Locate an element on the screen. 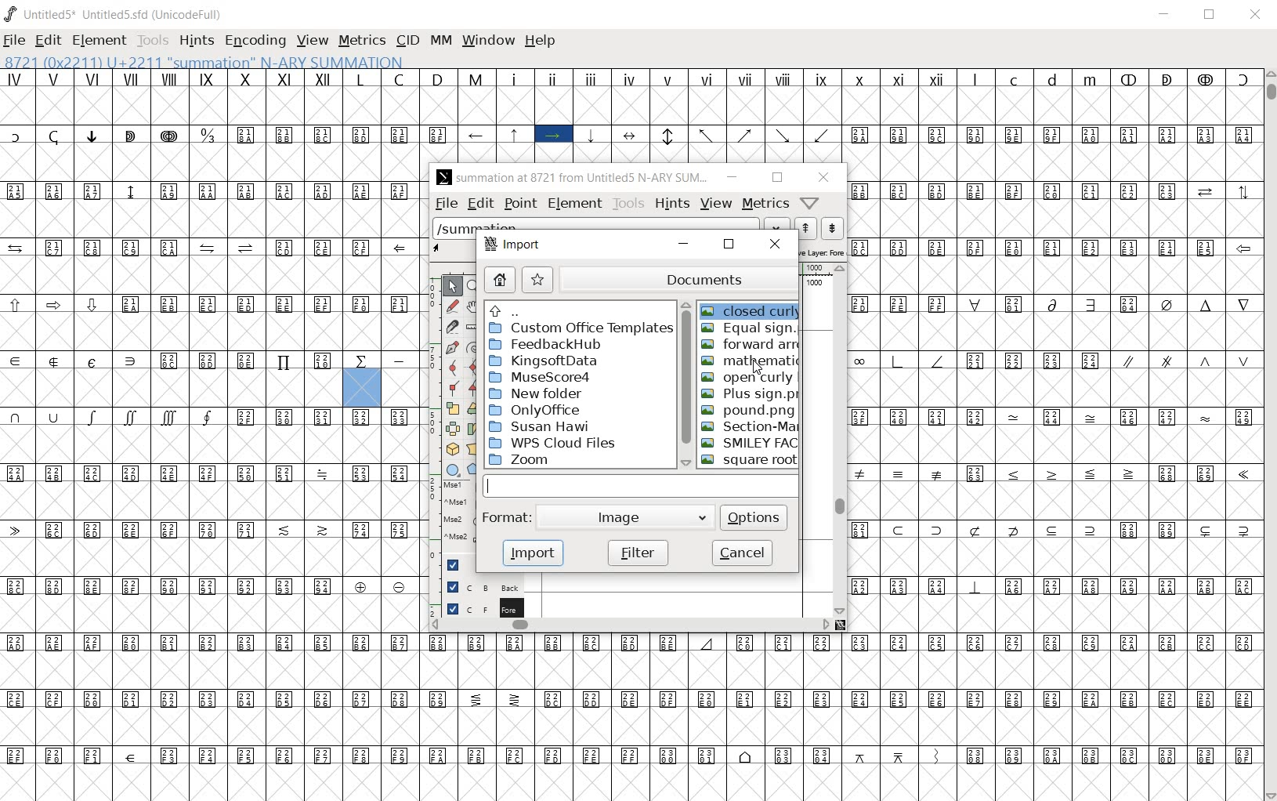 The width and height of the screenshot is (1277, 801). CID is located at coordinates (406, 41).